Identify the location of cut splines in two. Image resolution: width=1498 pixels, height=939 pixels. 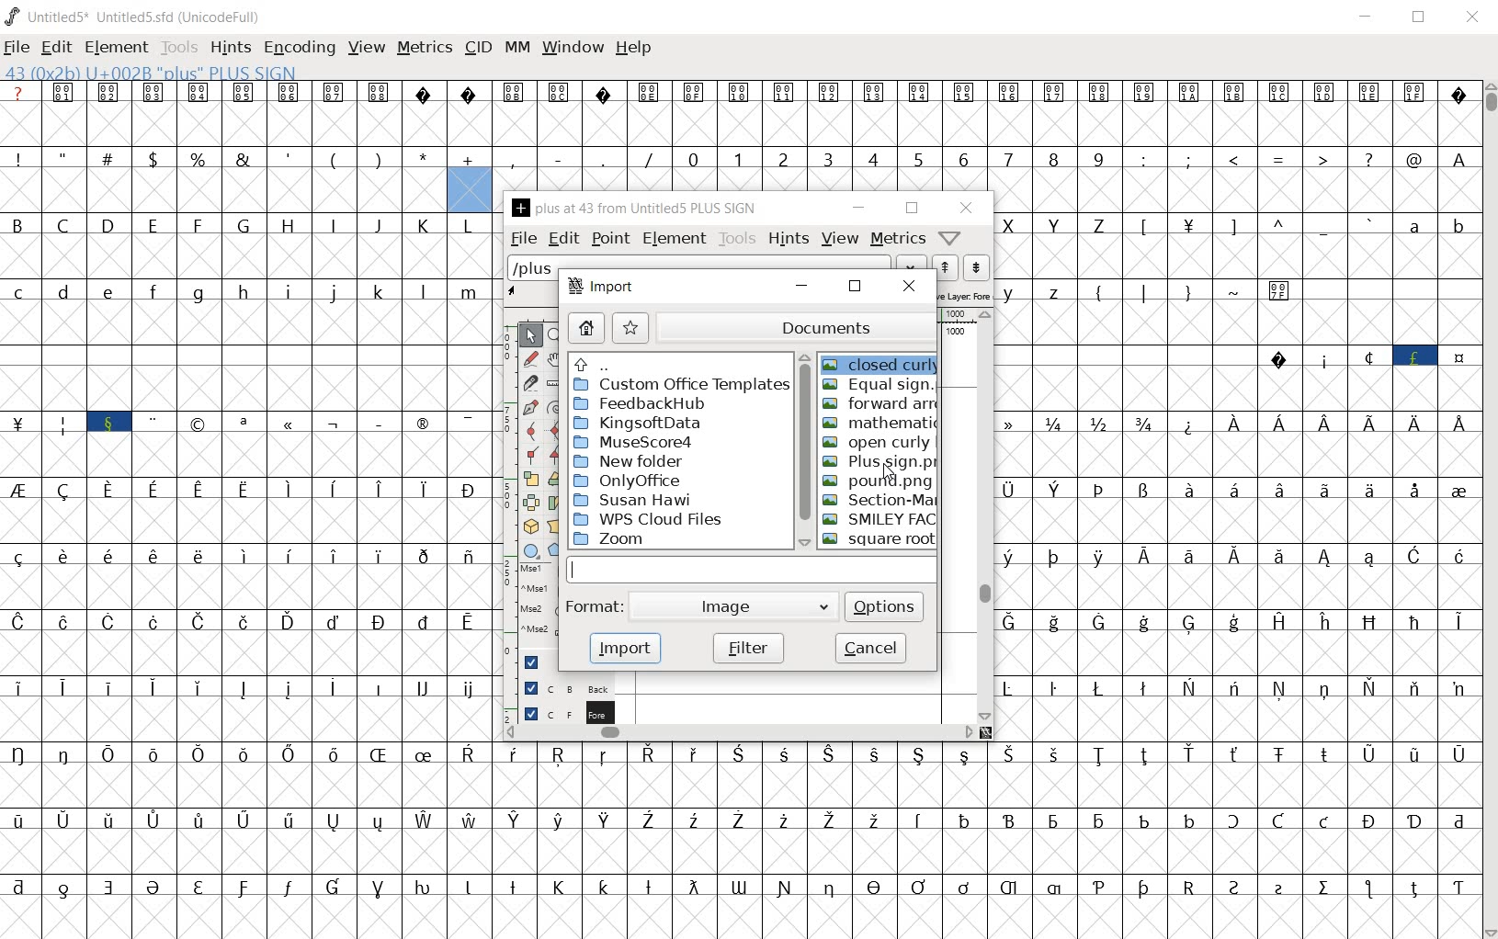
(529, 384).